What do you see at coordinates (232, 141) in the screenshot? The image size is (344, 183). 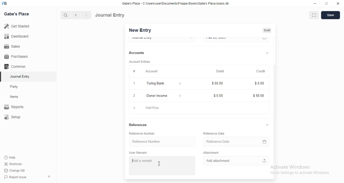 I see `Reference Date` at bounding box center [232, 141].